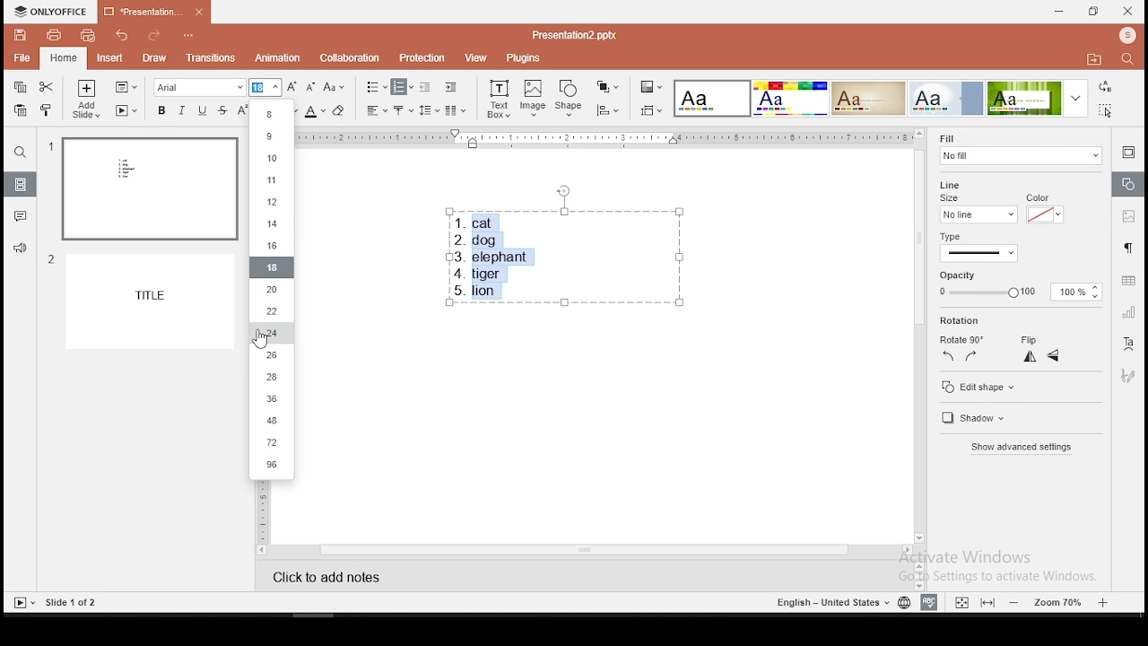 This screenshot has width=1148, height=646. What do you see at coordinates (45, 88) in the screenshot?
I see `cut` at bounding box center [45, 88].